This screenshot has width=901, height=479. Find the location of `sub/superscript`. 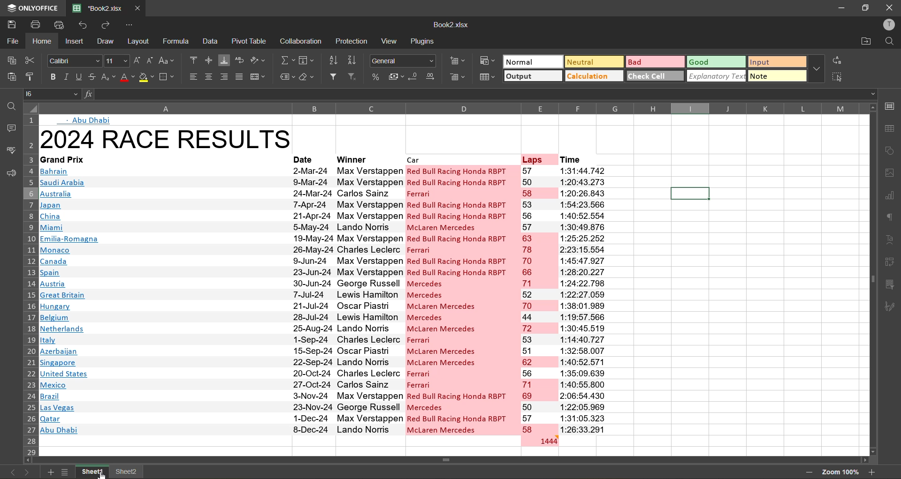

sub/superscript is located at coordinates (107, 78).